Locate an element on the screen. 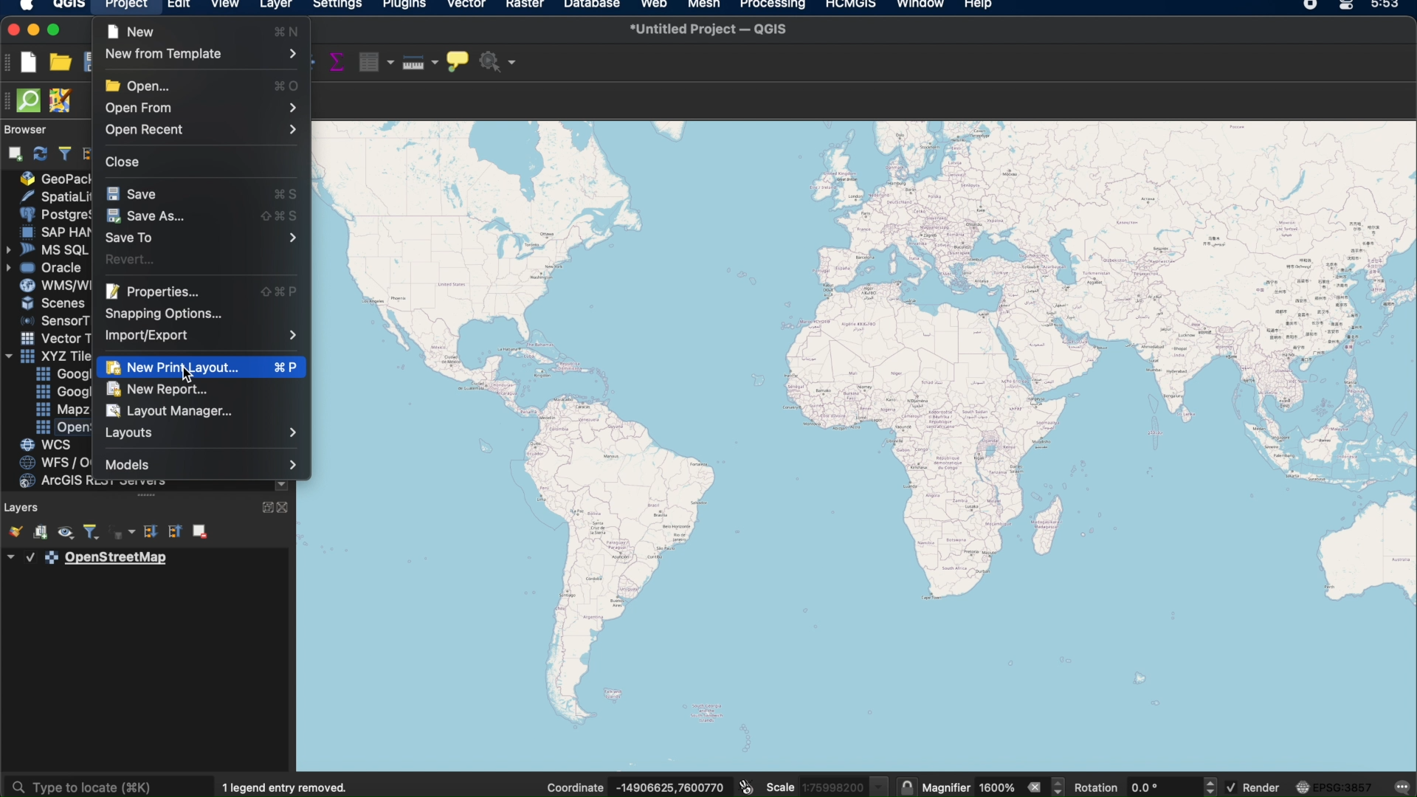 The image size is (1417, 797). maximize is located at coordinates (55, 30).